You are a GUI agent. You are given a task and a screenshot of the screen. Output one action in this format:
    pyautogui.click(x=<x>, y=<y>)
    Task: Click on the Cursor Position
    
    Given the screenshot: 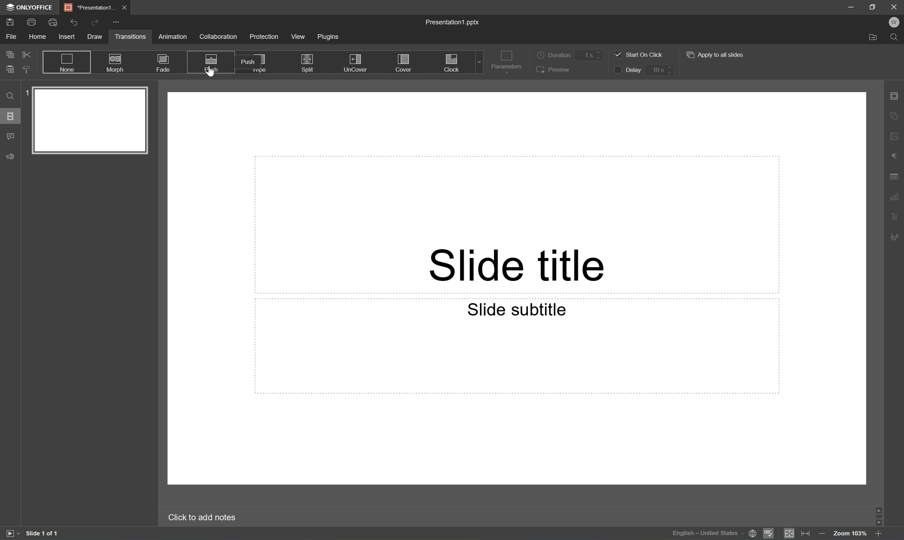 What is the action you would take?
    pyautogui.click(x=211, y=73)
    